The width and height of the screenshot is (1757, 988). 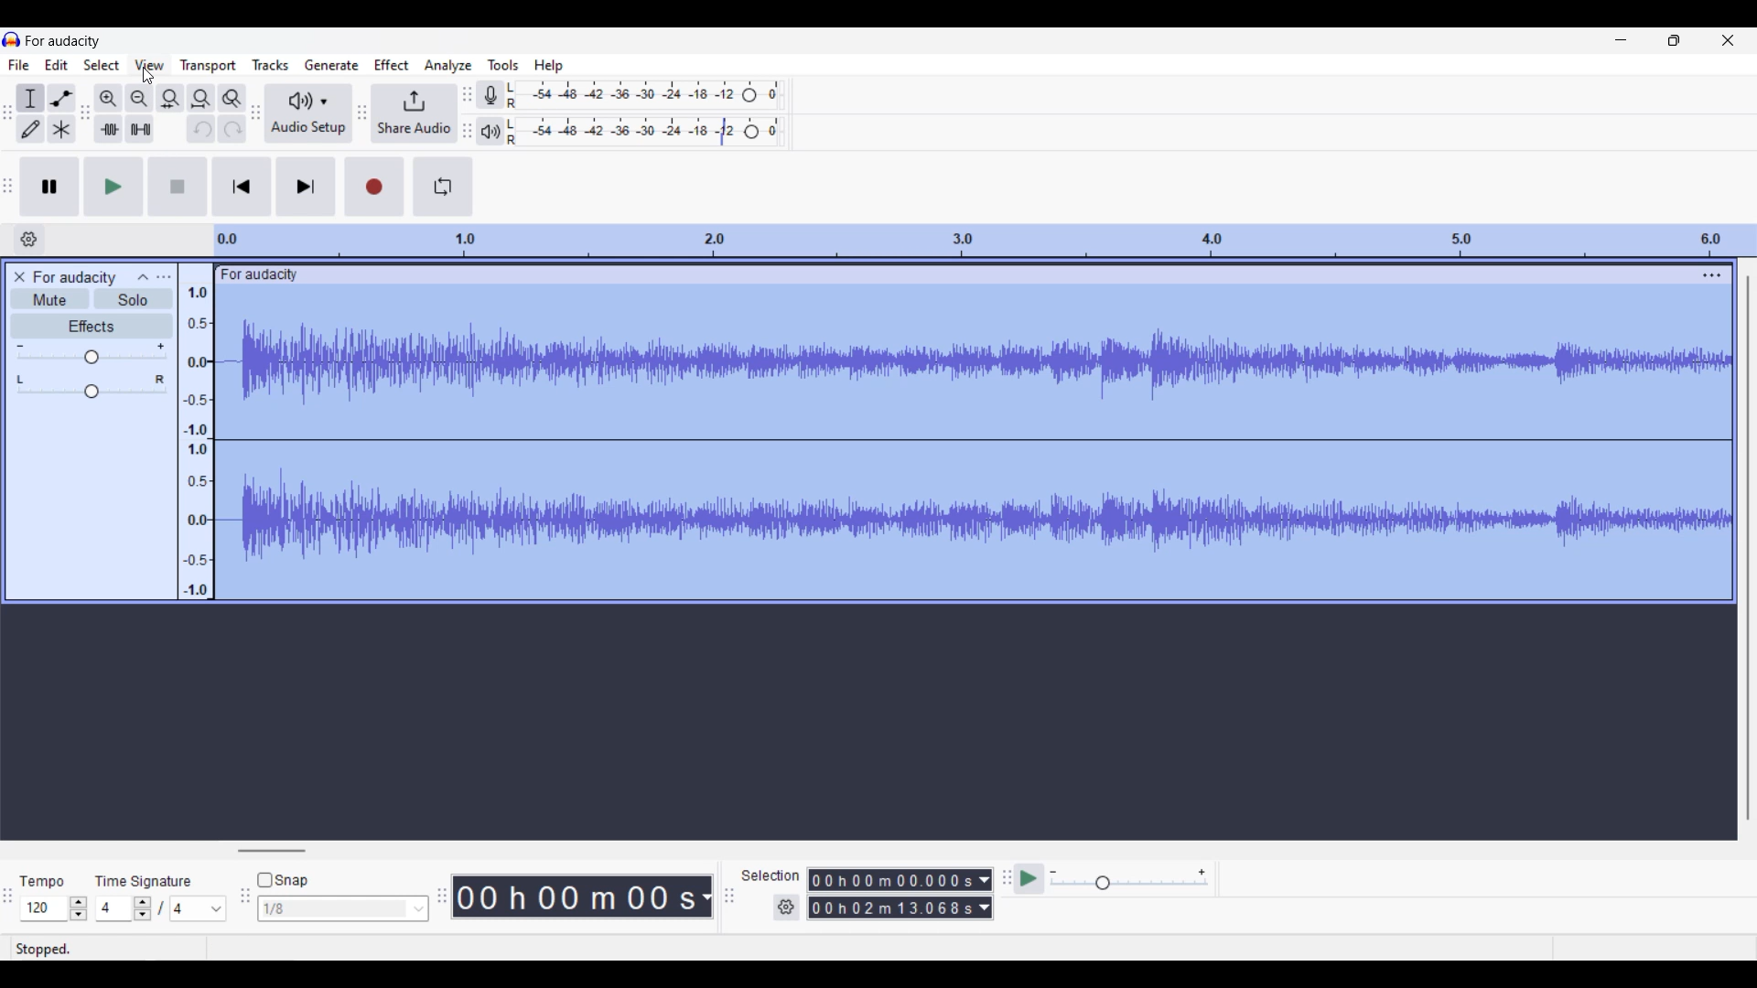 What do you see at coordinates (1712, 274) in the screenshot?
I see `Track settings` at bounding box center [1712, 274].